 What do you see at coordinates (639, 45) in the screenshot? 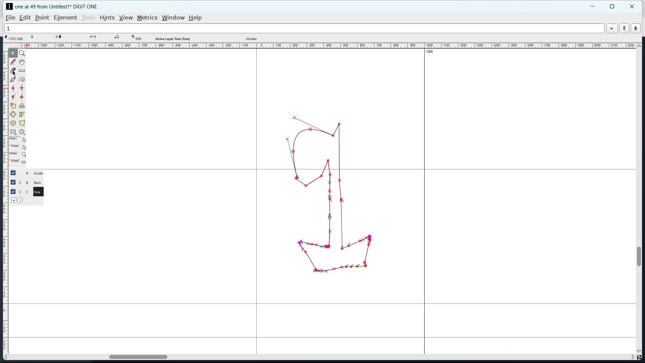
I see `scroll up` at bounding box center [639, 45].